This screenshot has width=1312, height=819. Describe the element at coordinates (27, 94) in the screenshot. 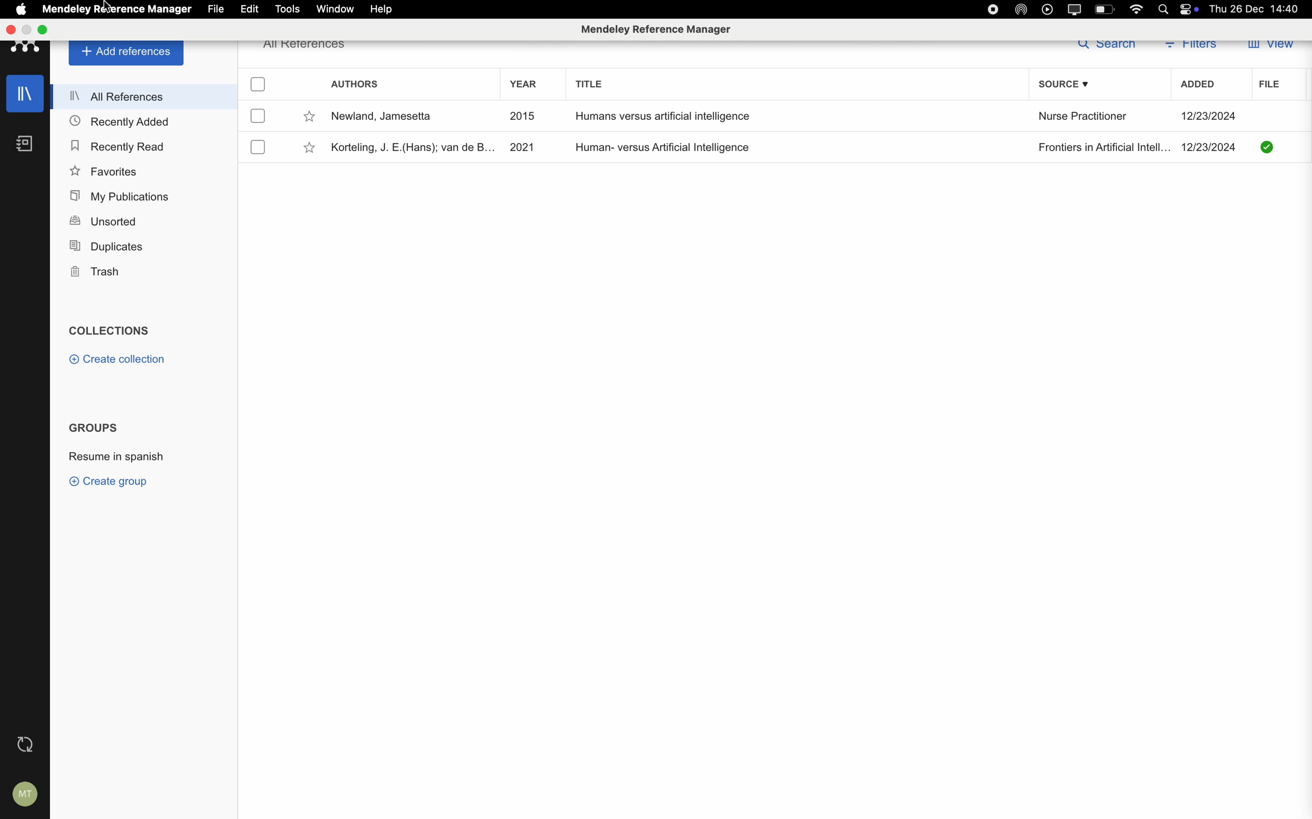

I see `library` at that location.